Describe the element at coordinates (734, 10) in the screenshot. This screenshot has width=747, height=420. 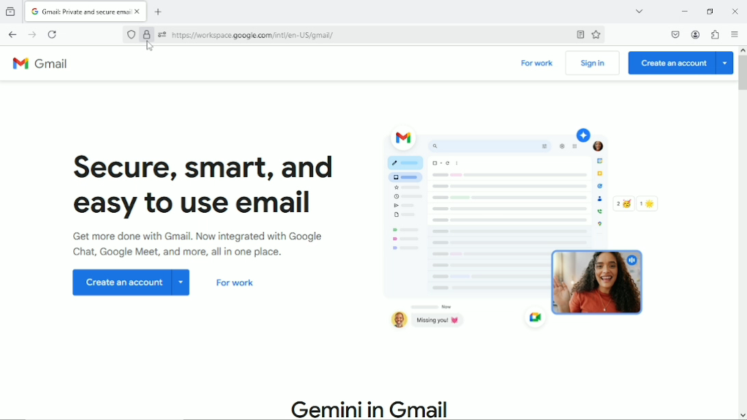
I see `Close` at that location.